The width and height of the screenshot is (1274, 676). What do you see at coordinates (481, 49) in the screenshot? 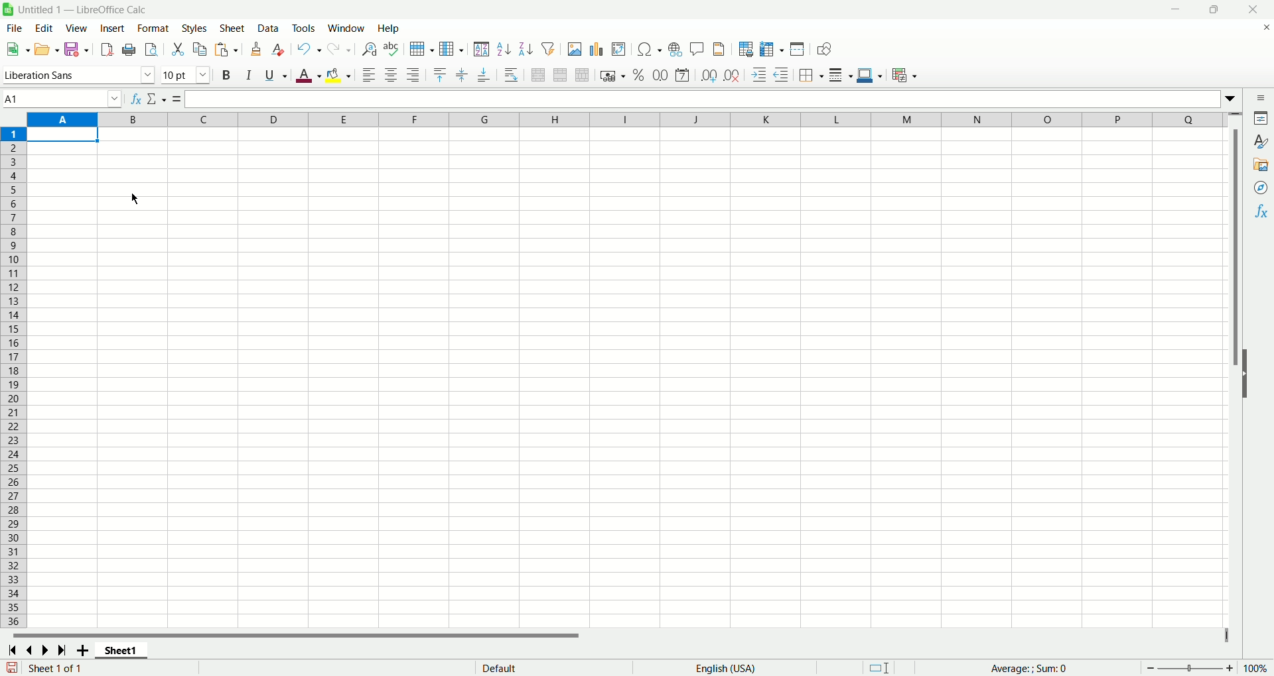
I see `sort` at bounding box center [481, 49].